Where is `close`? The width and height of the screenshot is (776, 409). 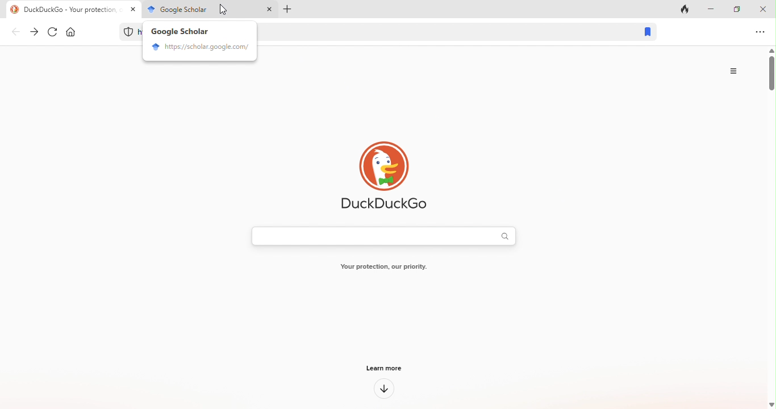
close is located at coordinates (269, 10).